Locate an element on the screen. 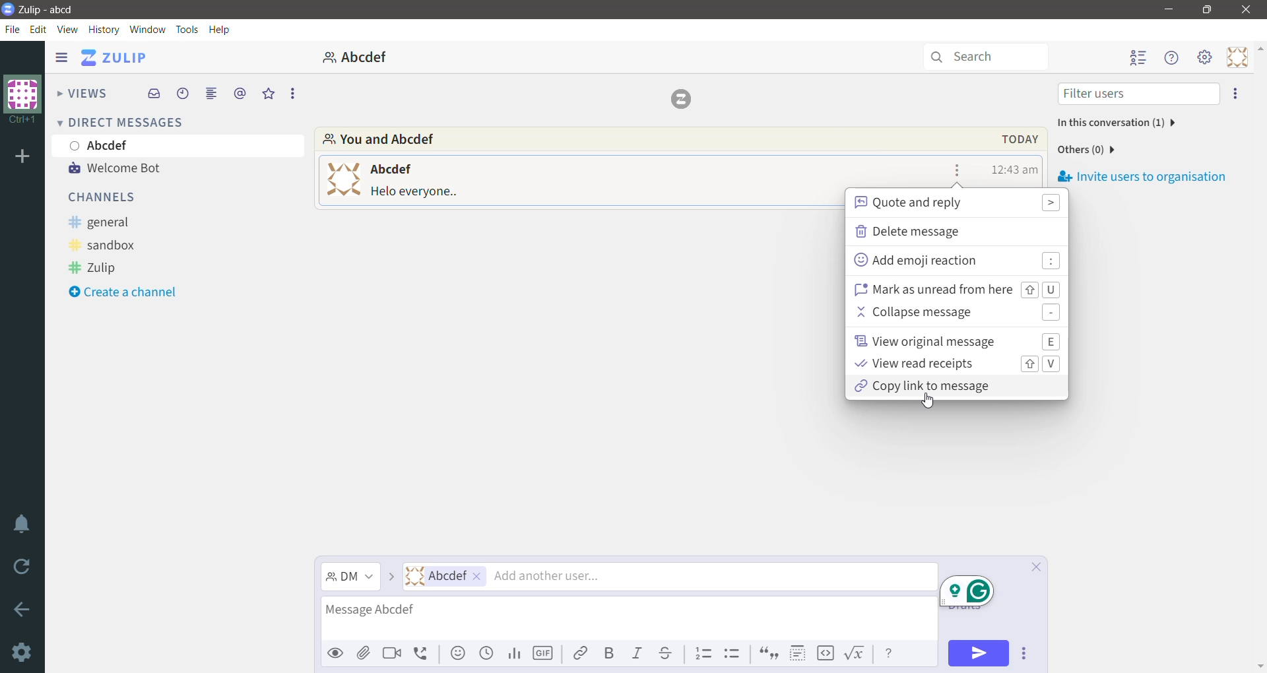 The height and width of the screenshot is (673, 1267). Bold is located at coordinates (610, 653).